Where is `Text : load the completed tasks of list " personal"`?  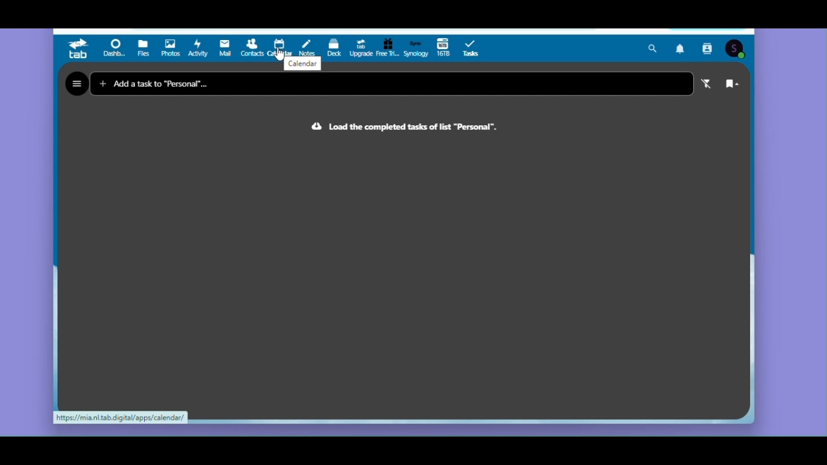
Text : load the completed tasks of list " personal" is located at coordinates (406, 130).